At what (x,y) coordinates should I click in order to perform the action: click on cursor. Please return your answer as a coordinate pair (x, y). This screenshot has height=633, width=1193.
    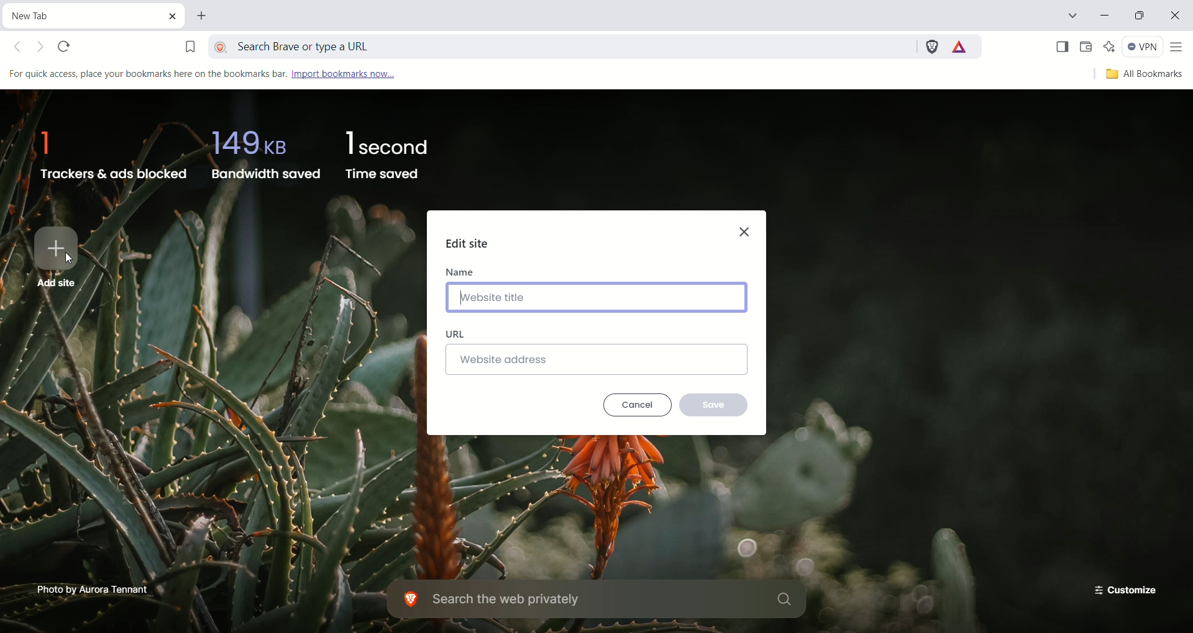
    Looking at the image, I should click on (69, 259).